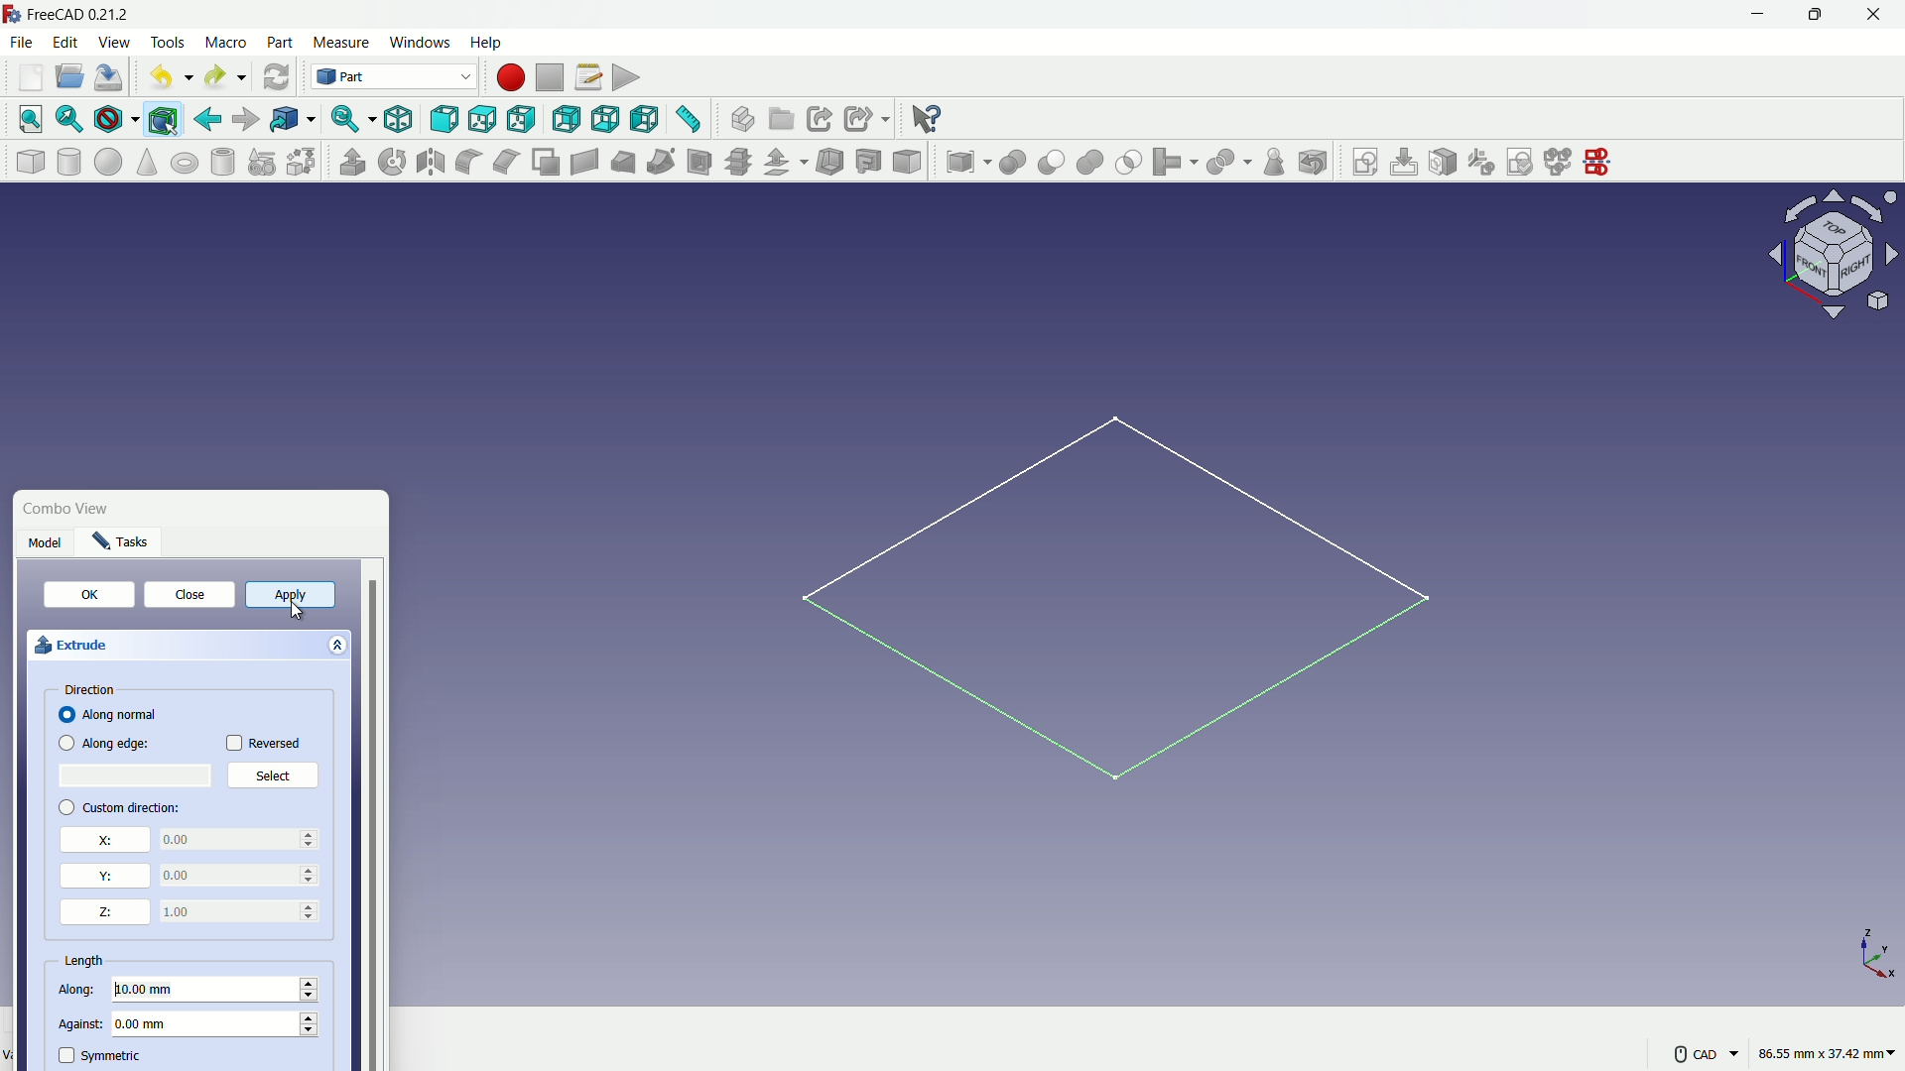 This screenshot has height=1071, width=1905. What do you see at coordinates (70, 76) in the screenshot?
I see `open file` at bounding box center [70, 76].